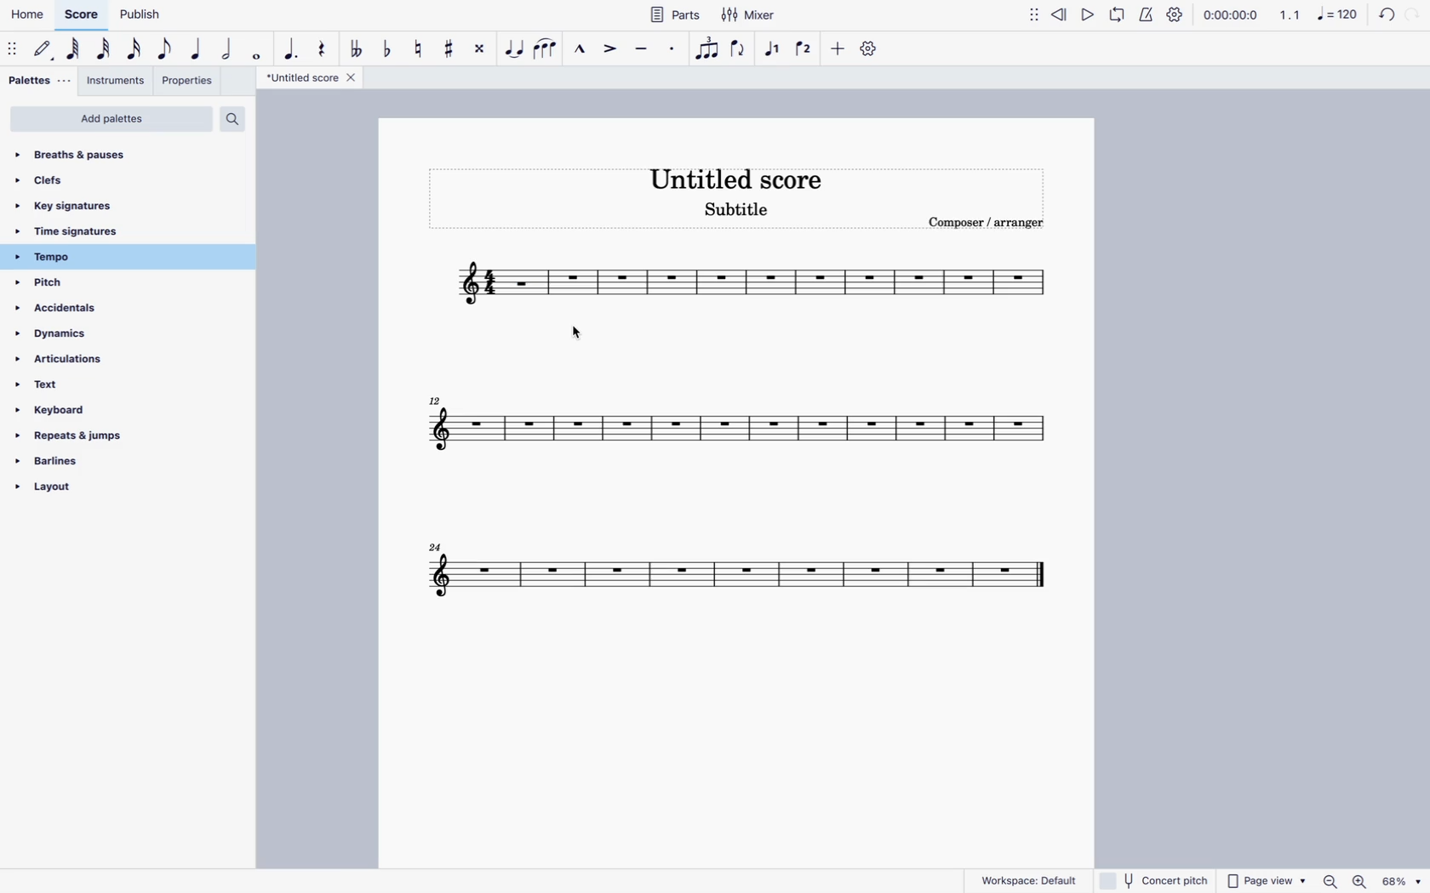 The height and width of the screenshot is (893, 1430). I want to click on palettes, so click(39, 82).